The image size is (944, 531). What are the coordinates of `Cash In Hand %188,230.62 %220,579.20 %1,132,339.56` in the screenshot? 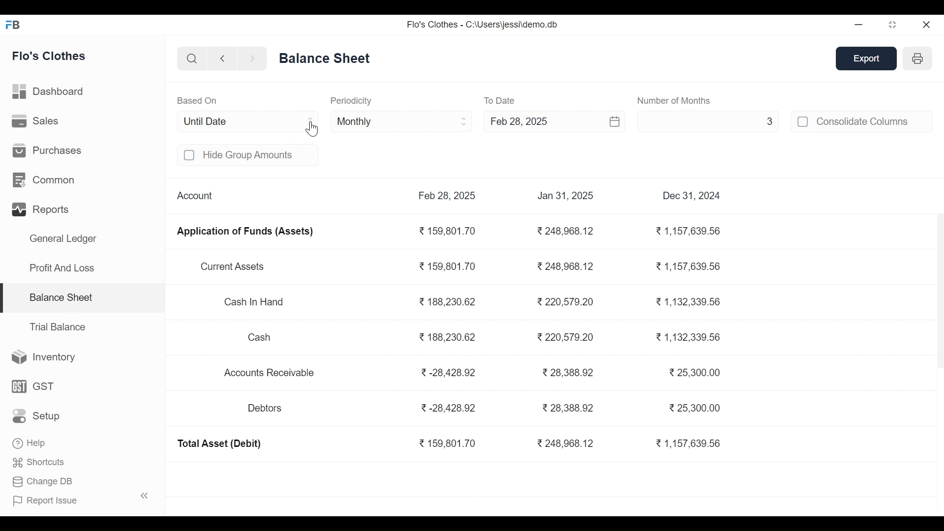 It's located at (474, 303).